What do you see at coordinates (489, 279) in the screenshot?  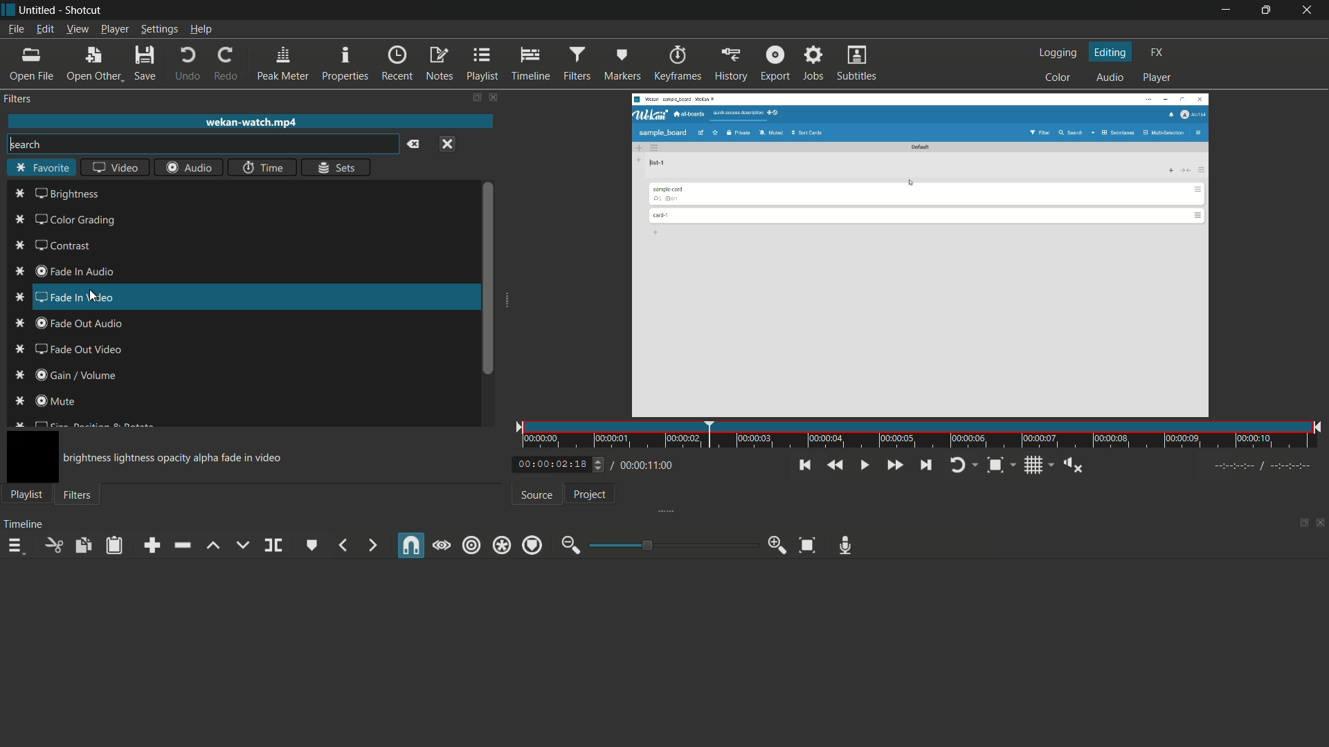 I see `scroll bar` at bounding box center [489, 279].